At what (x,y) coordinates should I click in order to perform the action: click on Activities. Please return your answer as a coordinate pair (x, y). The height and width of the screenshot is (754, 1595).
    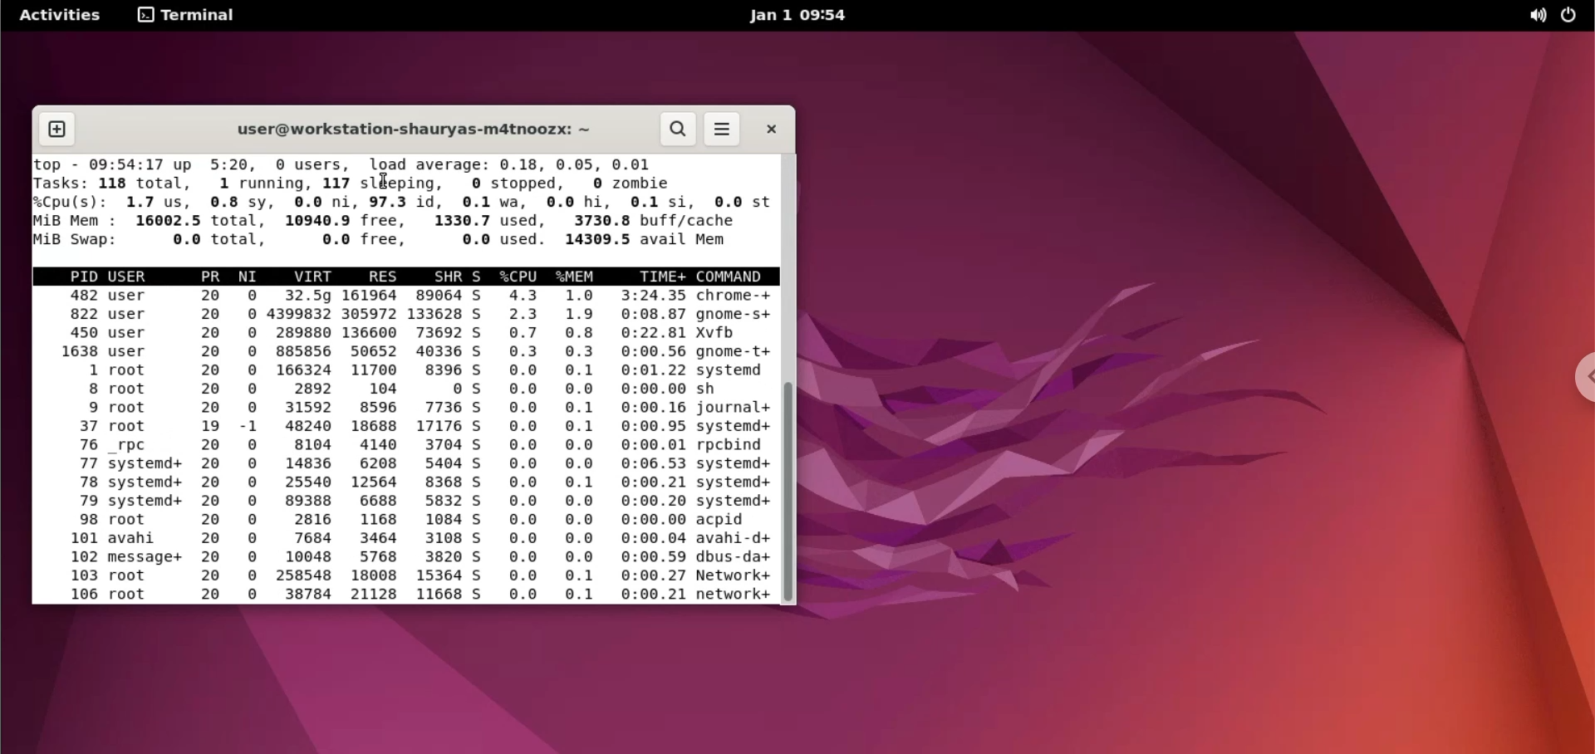
    Looking at the image, I should click on (58, 16).